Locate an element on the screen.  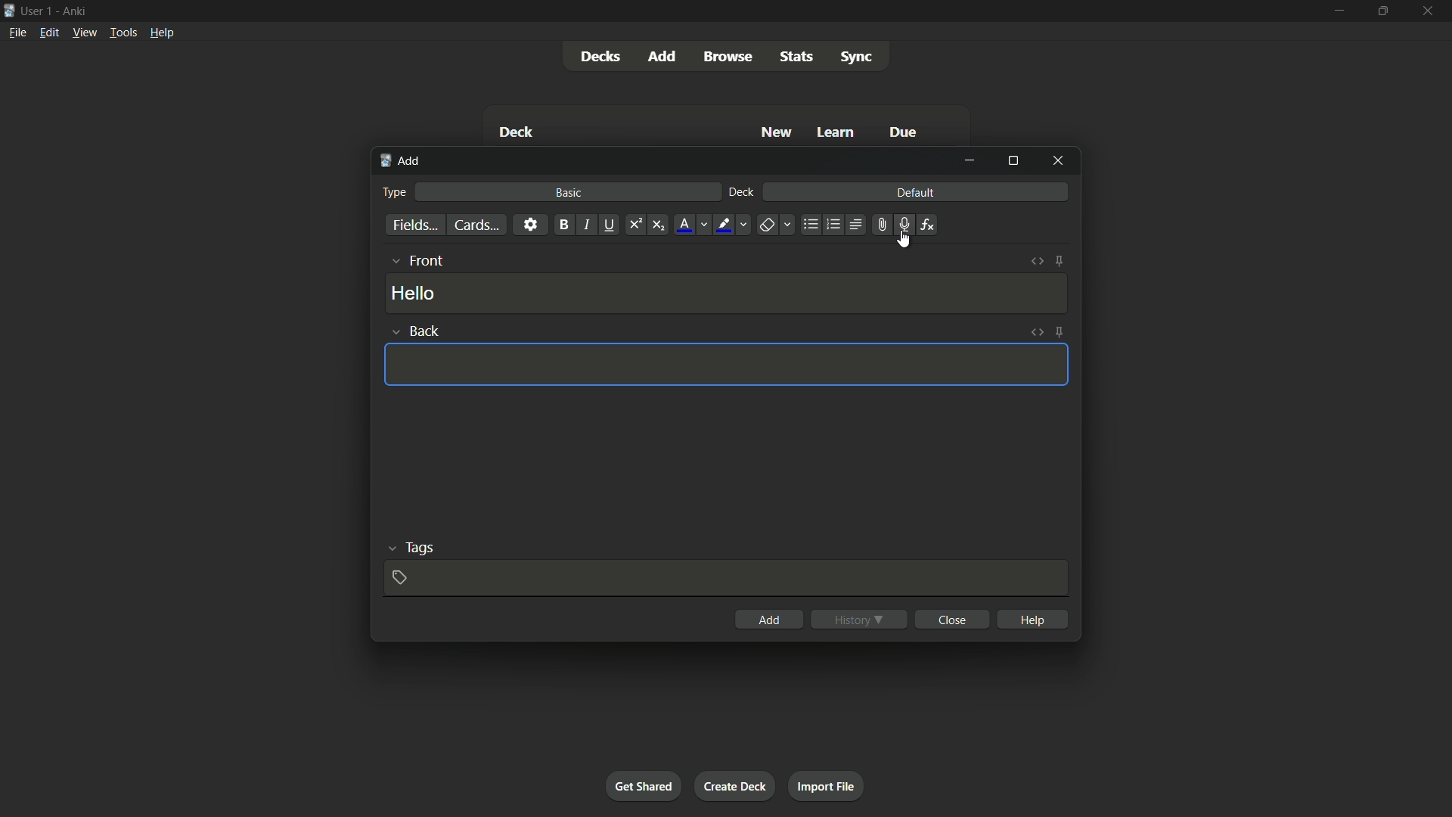
stats is located at coordinates (796, 56).